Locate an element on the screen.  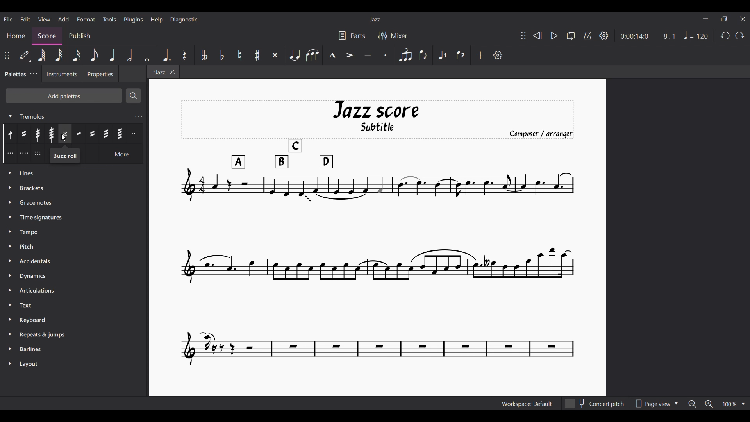
8th between notes is located at coordinates (79, 134).